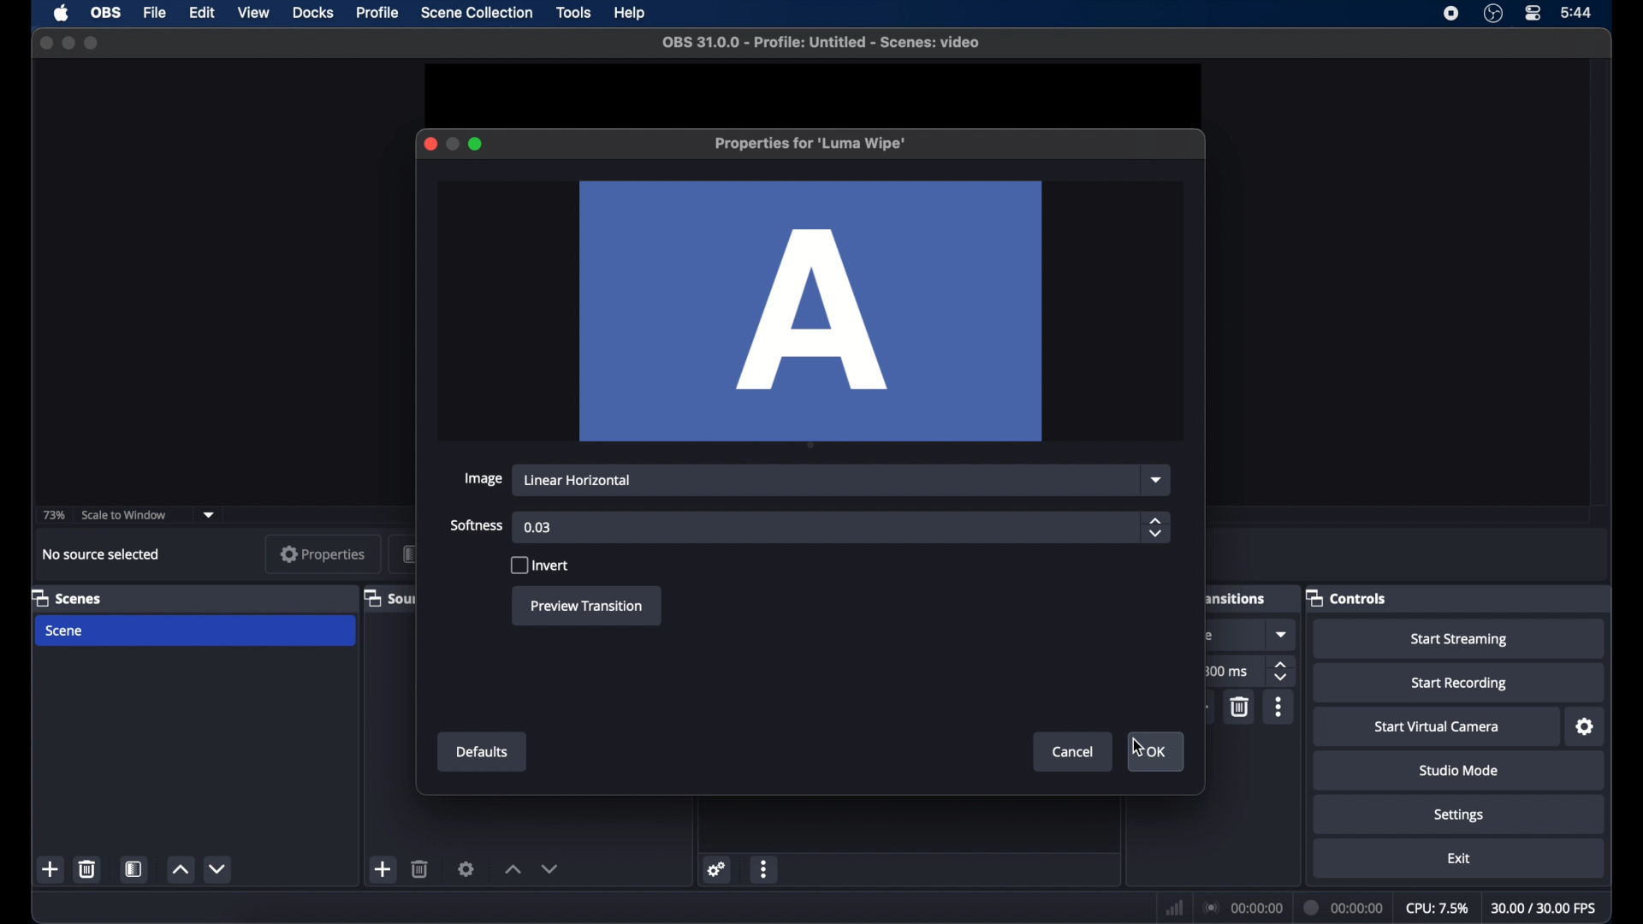  Describe the element at coordinates (124, 513) in the screenshot. I see `scale to window` at that location.